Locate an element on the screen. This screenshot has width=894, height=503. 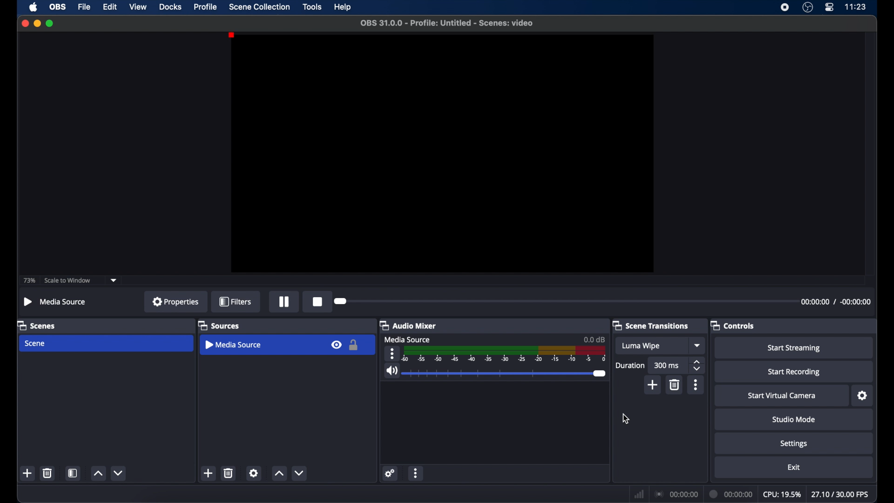
delete is located at coordinates (47, 473).